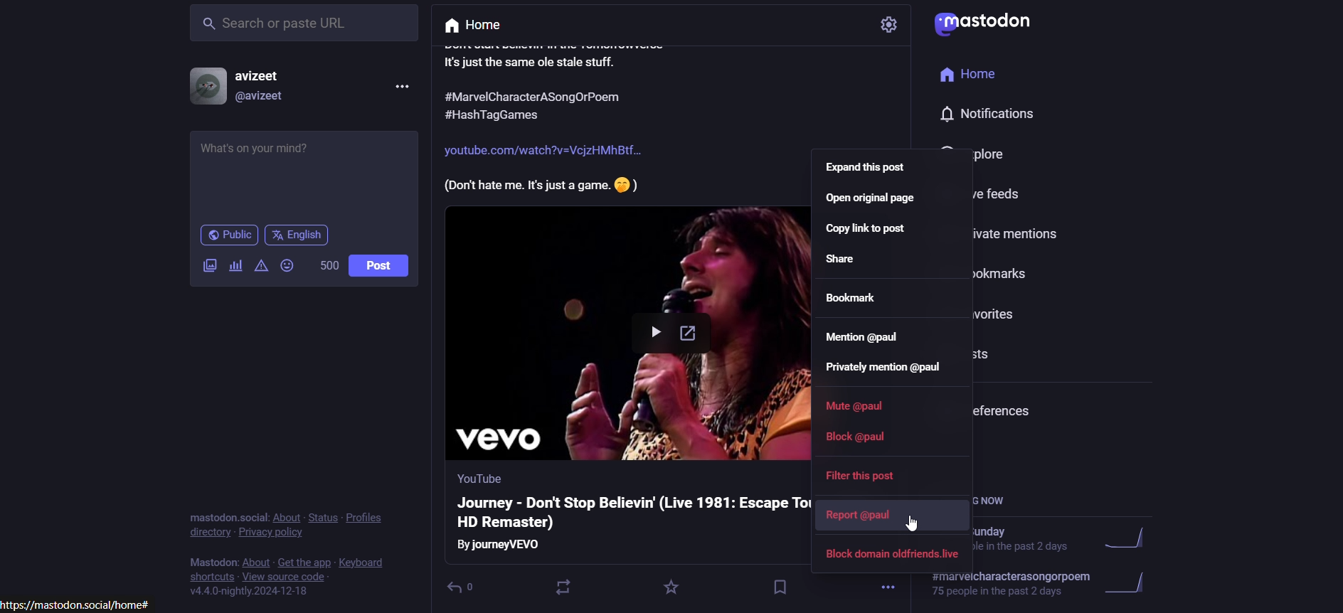  Describe the element at coordinates (890, 371) in the screenshot. I see `privately mention user` at that location.